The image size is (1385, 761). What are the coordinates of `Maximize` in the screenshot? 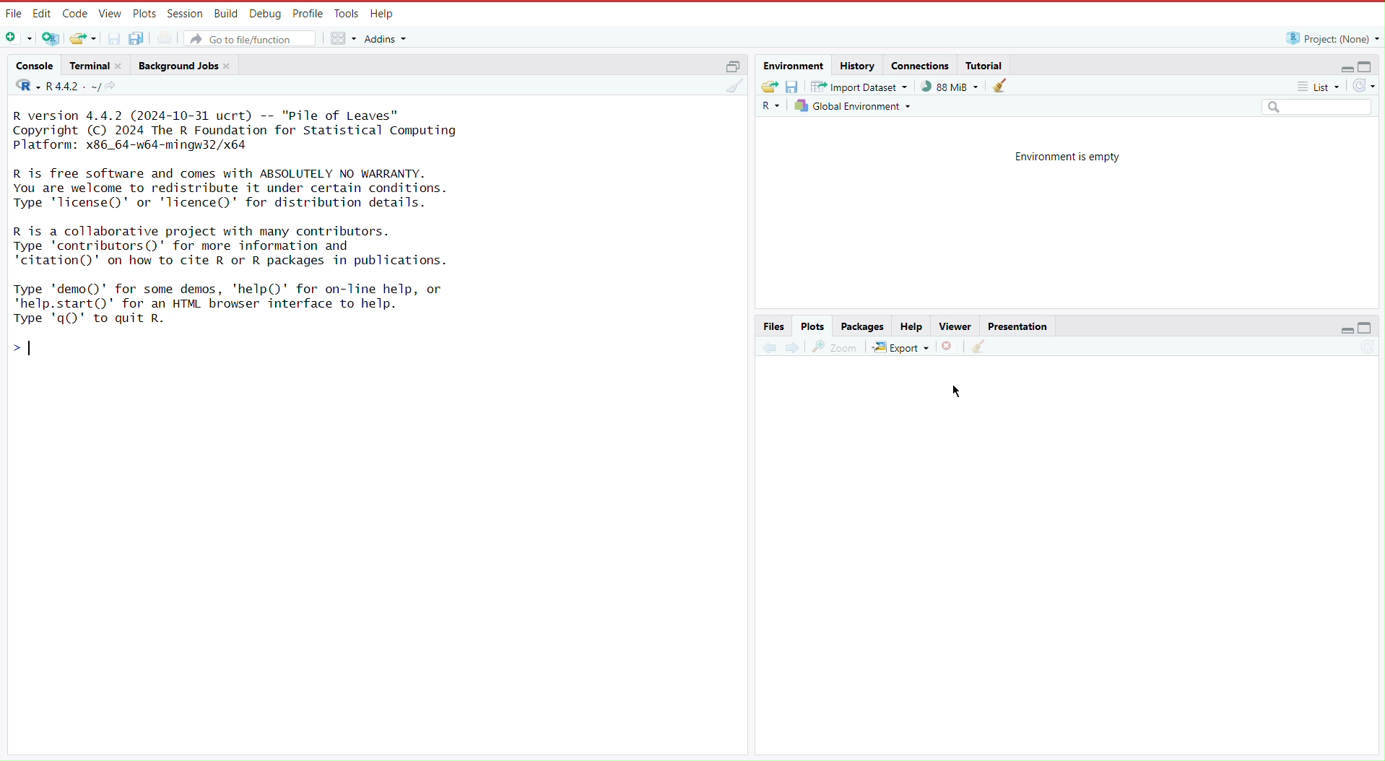 It's located at (1367, 329).